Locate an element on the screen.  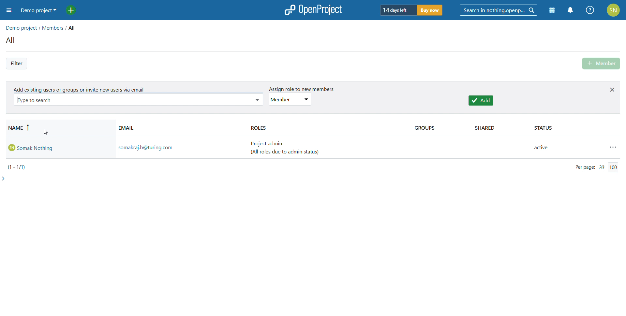
Admin account is located at coordinates (59, 147).